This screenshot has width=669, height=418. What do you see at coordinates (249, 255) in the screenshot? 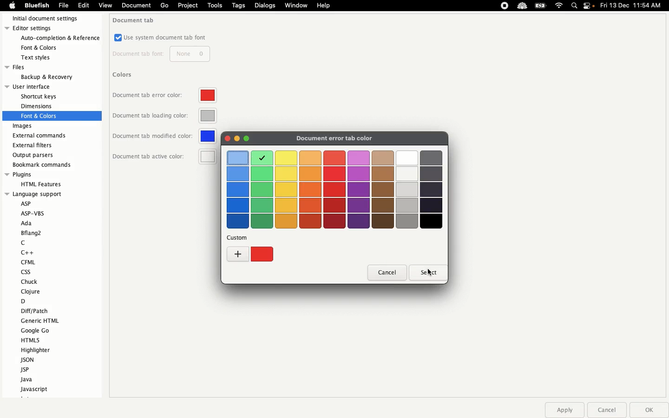
I see `Custom` at bounding box center [249, 255].